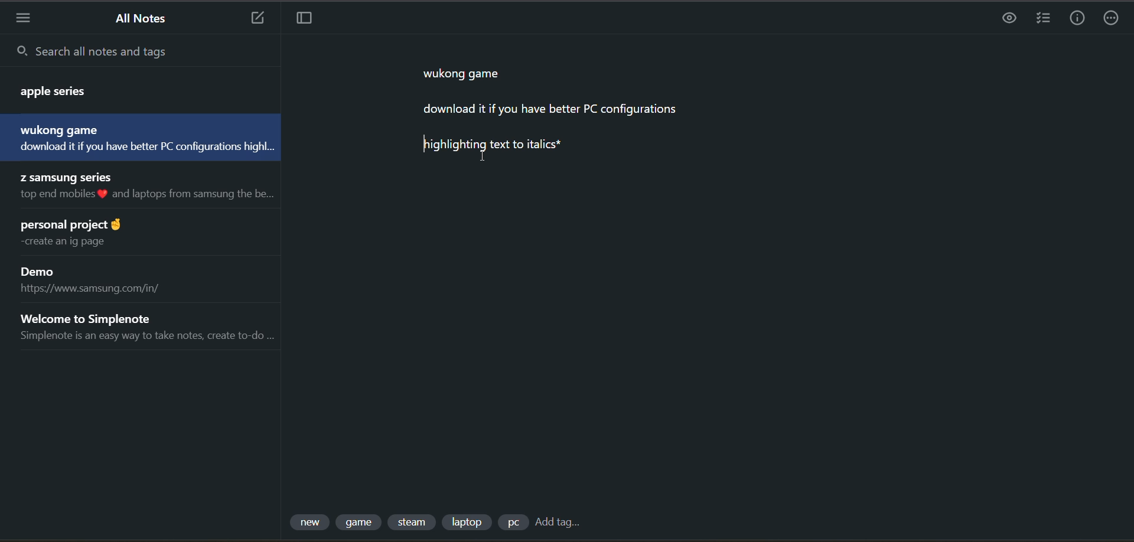  I want to click on add tag, so click(557, 524).